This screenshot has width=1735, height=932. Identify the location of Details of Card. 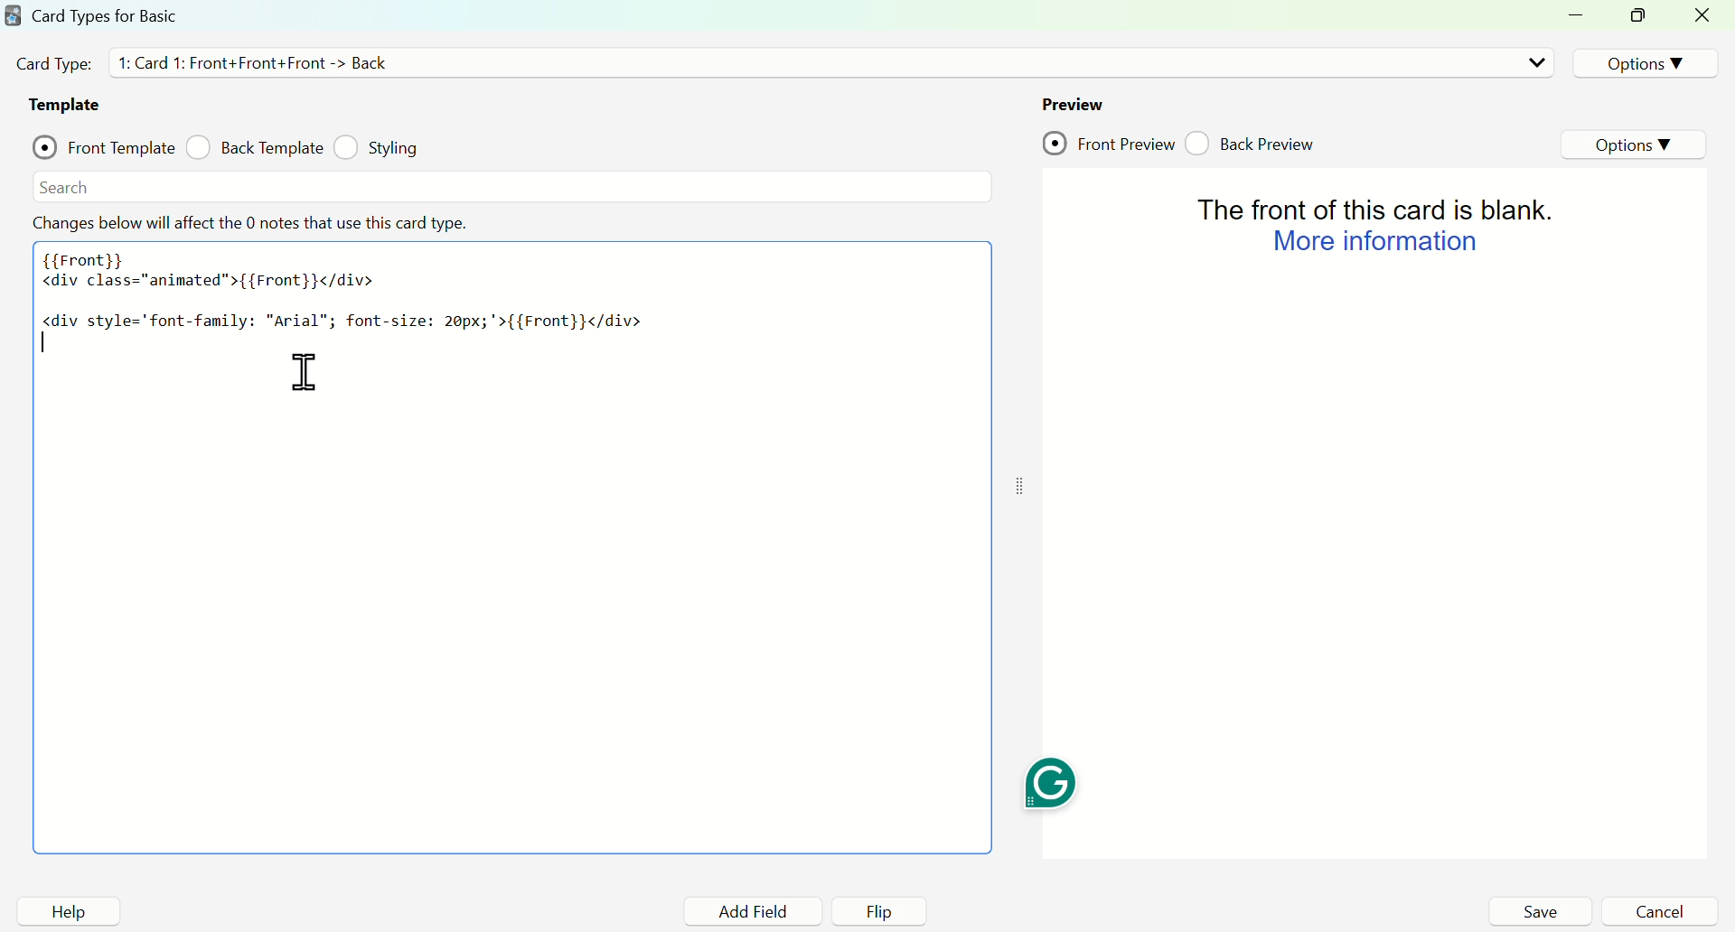
(261, 61).